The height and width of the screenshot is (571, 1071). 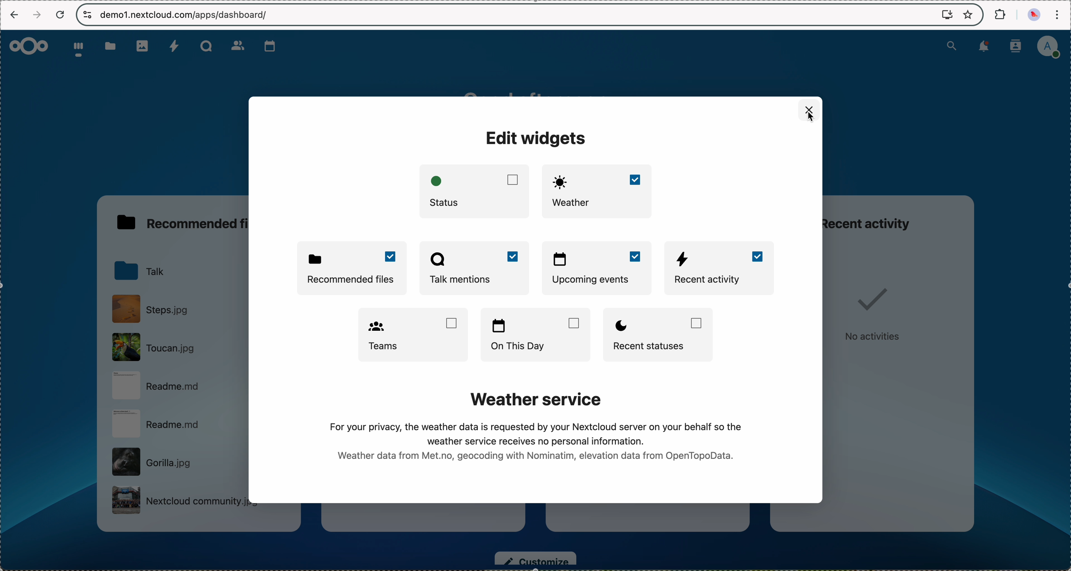 What do you see at coordinates (721, 269) in the screenshot?
I see `enable recent activity` at bounding box center [721, 269].